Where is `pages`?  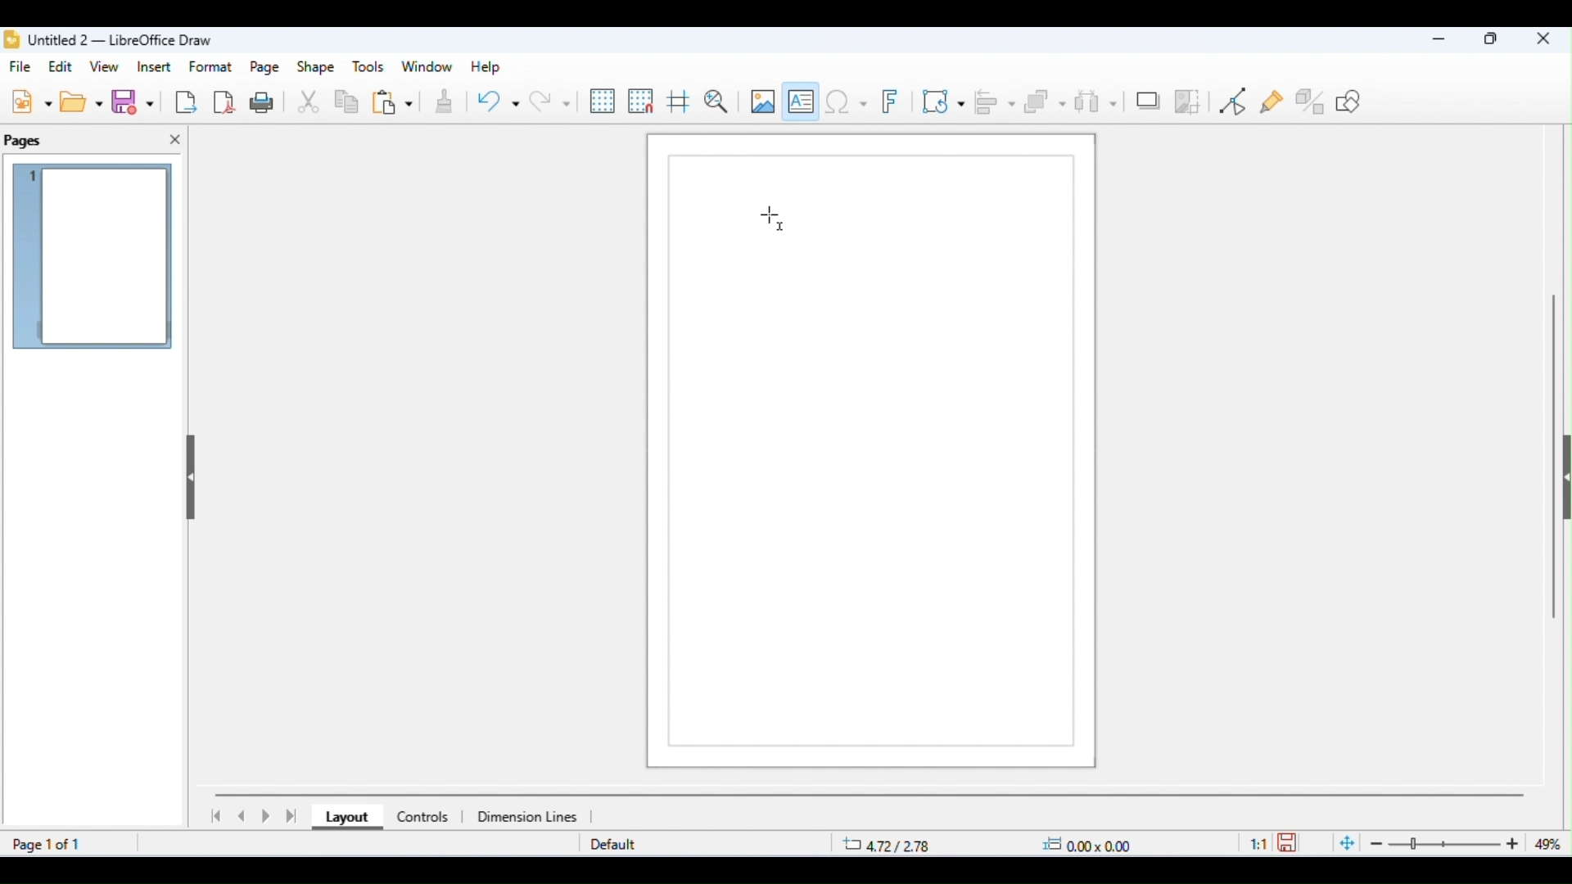 pages is located at coordinates (25, 142).